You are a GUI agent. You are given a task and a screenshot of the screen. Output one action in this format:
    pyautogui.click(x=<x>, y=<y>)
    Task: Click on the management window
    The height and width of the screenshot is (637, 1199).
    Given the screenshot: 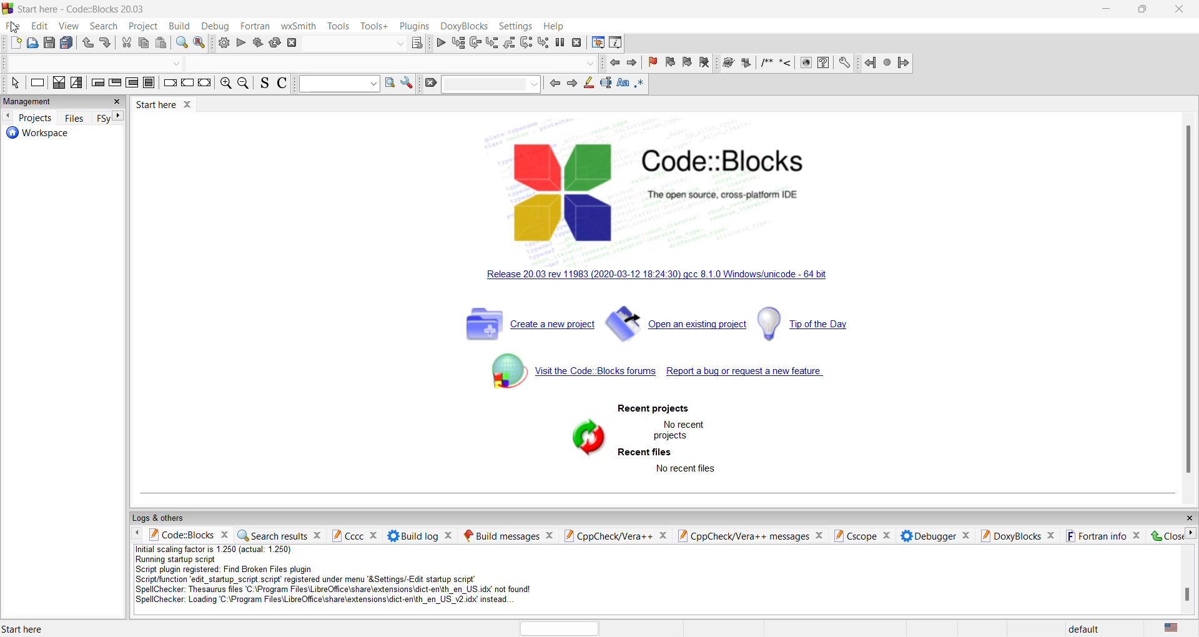 What is the action you would take?
    pyautogui.click(x=65, y=104)
    